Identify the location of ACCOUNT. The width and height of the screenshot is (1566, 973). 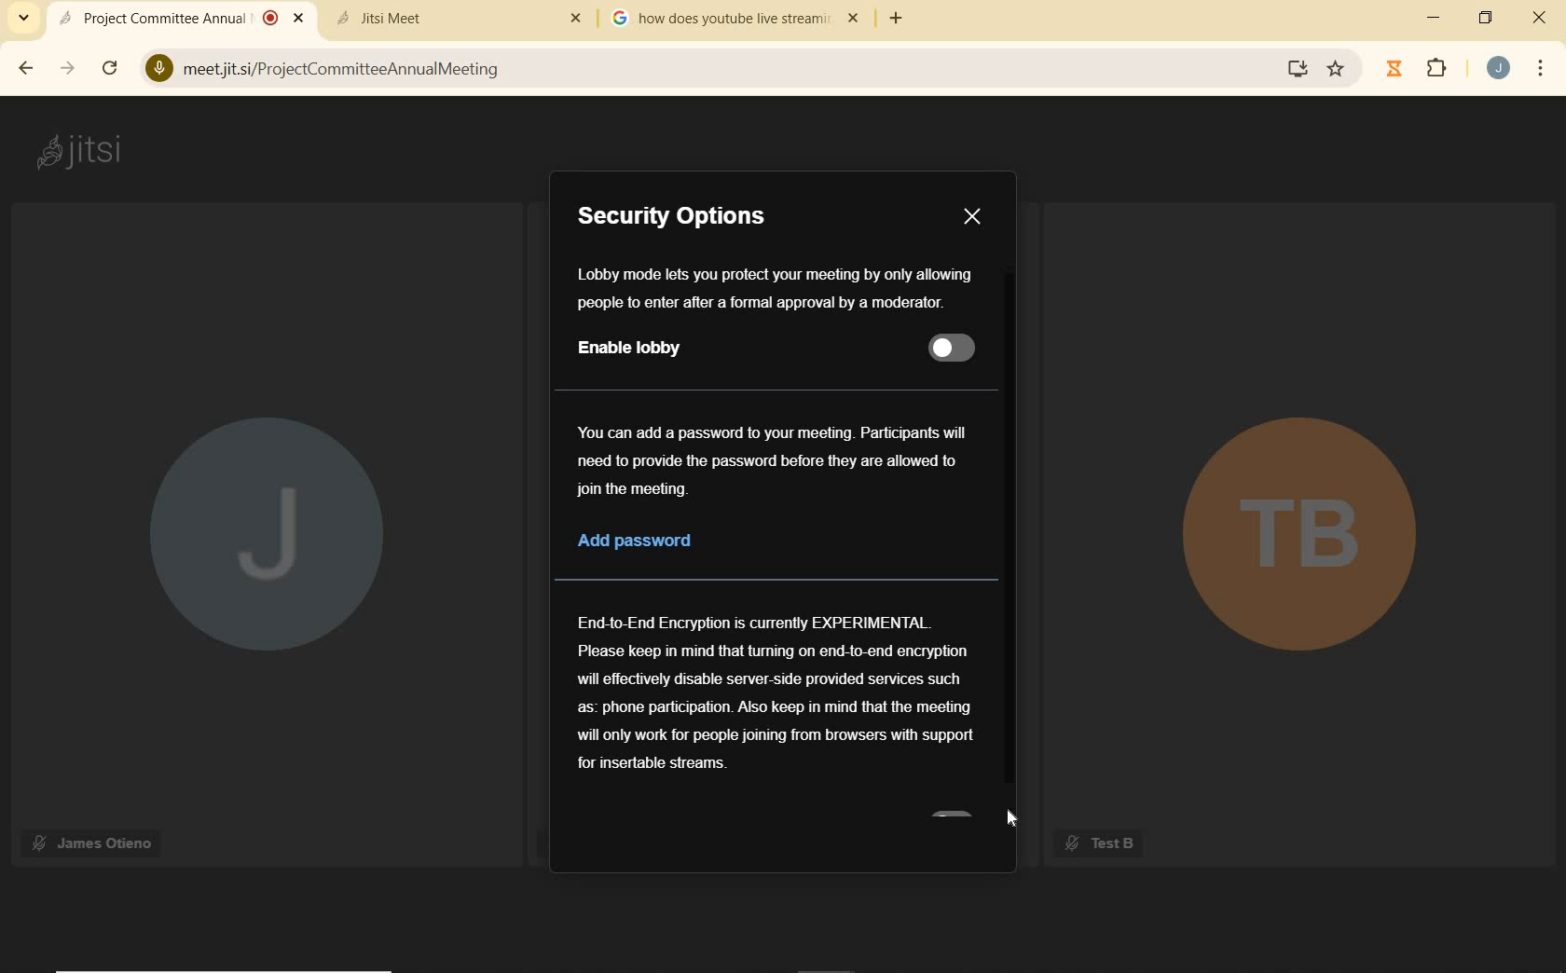
(1498, 67).